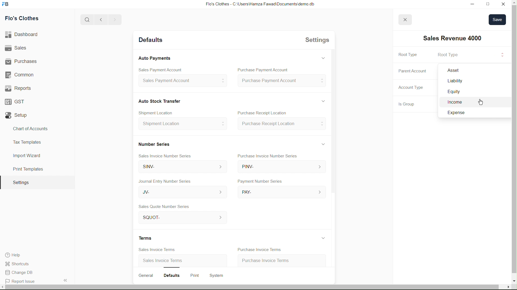  Describe the element at coordinates (198, 275) in the screenshot. I see `Print` at that location.